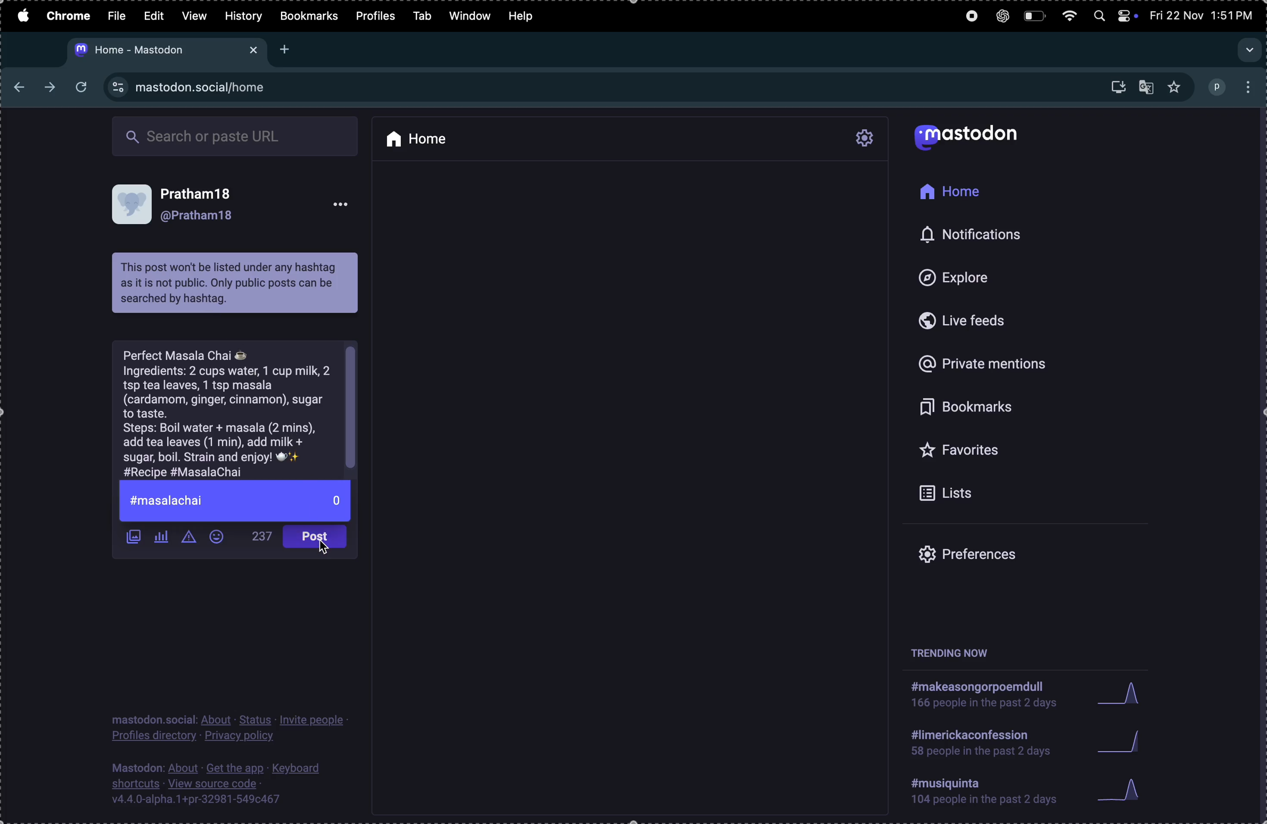 Image resolution: width=1267 pixels, height=824 pixels. Describe the element at coordinates (311, 15) in the screenshot. I see `bookmarks` at that location.